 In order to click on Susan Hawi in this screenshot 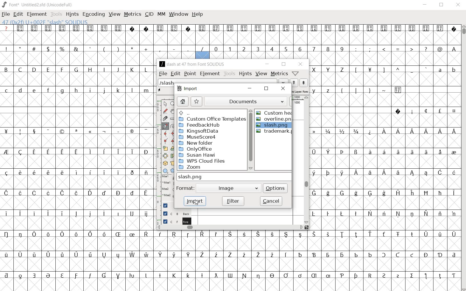, I will do `click(197, 155)`.